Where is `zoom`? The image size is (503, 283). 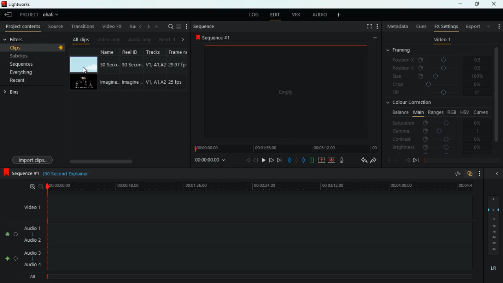
zoom is located at coordinates (36, 187).